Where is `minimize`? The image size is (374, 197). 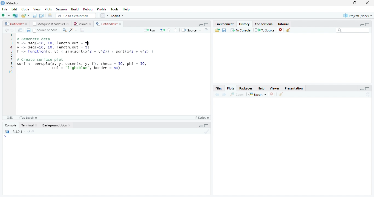
minimize is located at coordinates (362, 25).